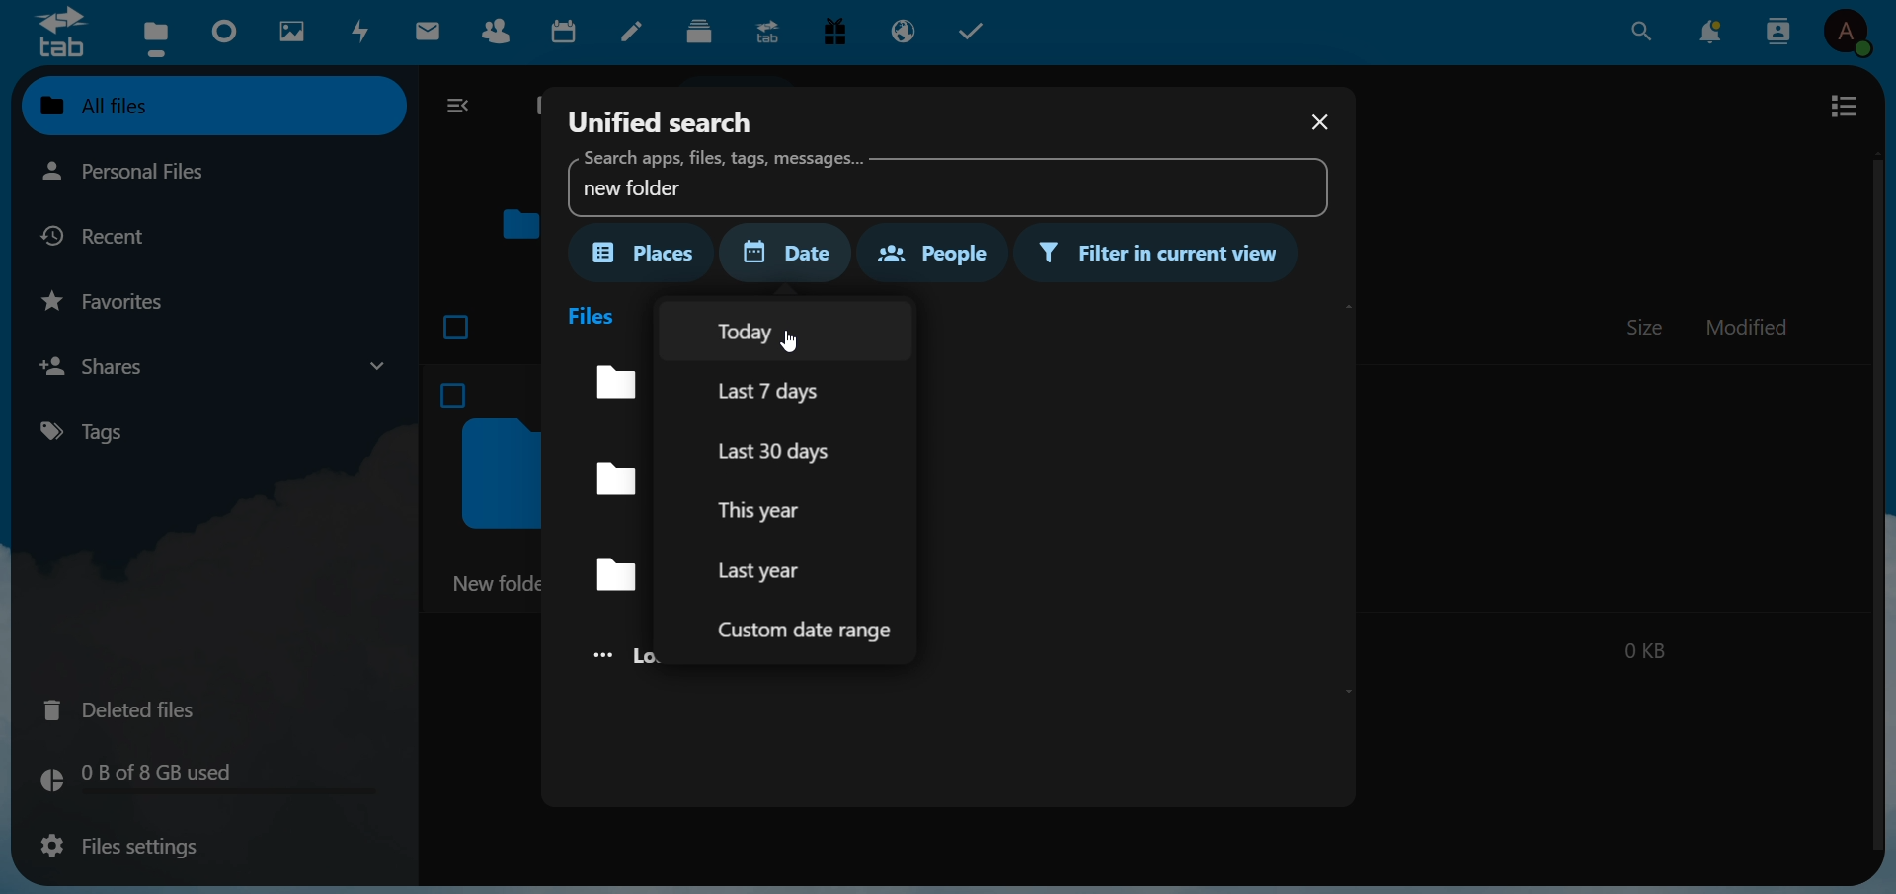 The width and height of the screenshot is (1896, 894). I want to click on collapse, so click(462, 108).